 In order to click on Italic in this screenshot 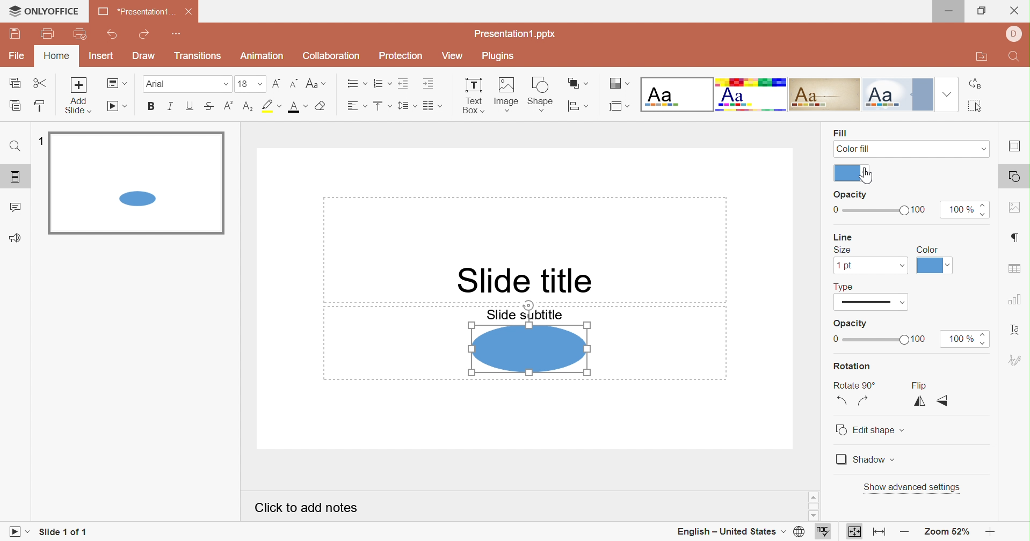, I will do `click(171, 106)`.